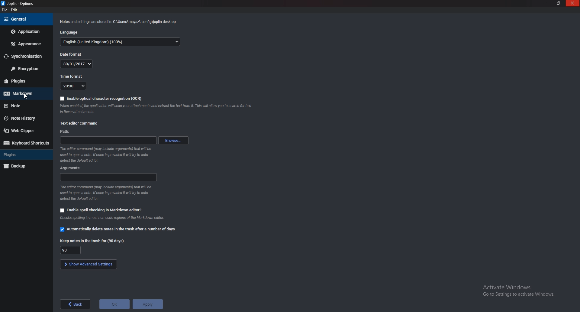  Describe the element at coordinates (27, 44) in the screenshot. I see `appearance` at that location.